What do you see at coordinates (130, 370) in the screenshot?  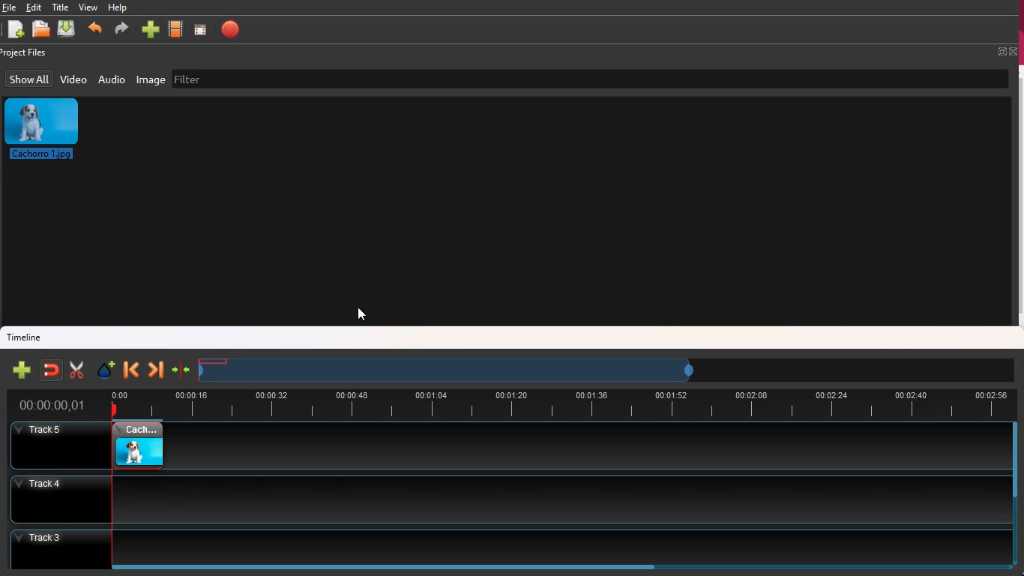 I see `backward` at bounding box center [130, 370].